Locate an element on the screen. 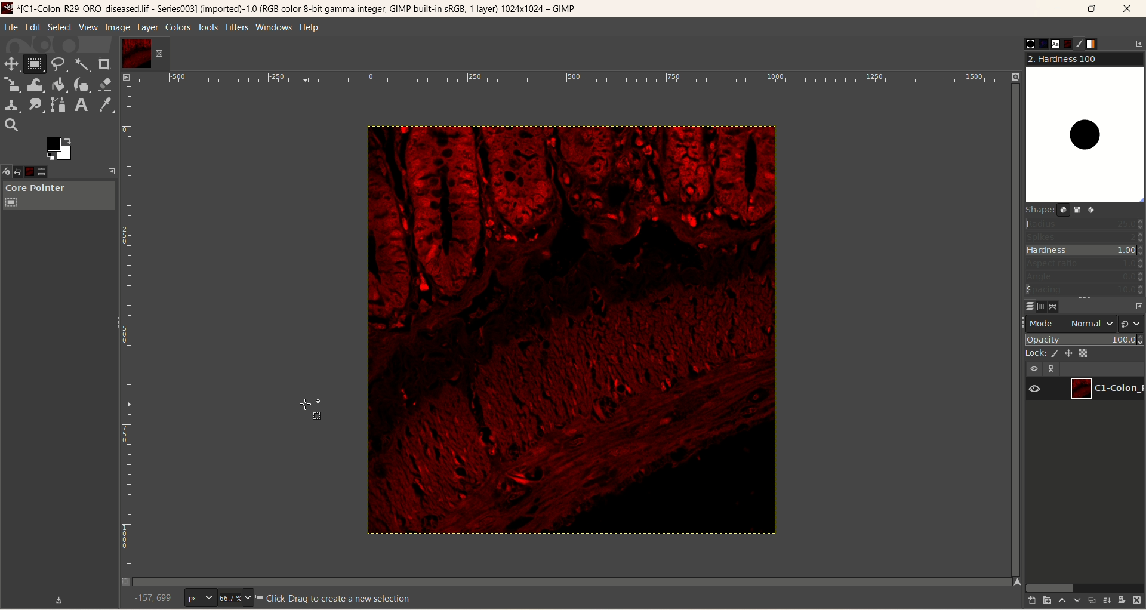 The height and width of the screenshot is (610, 1146). paint bucket is located at coordinates (60, 84).